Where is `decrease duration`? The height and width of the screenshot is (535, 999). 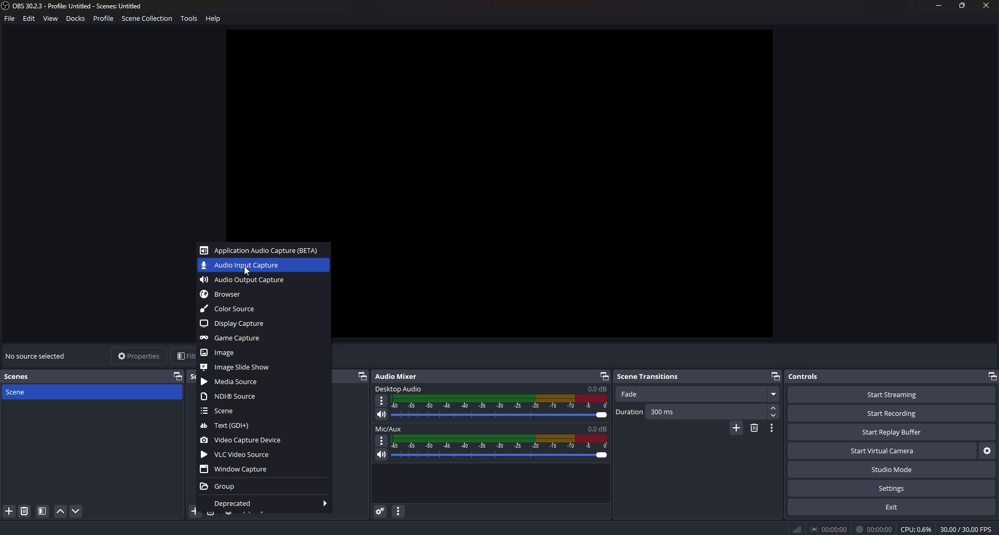 decrease duration is located at coordinates (774, 415).